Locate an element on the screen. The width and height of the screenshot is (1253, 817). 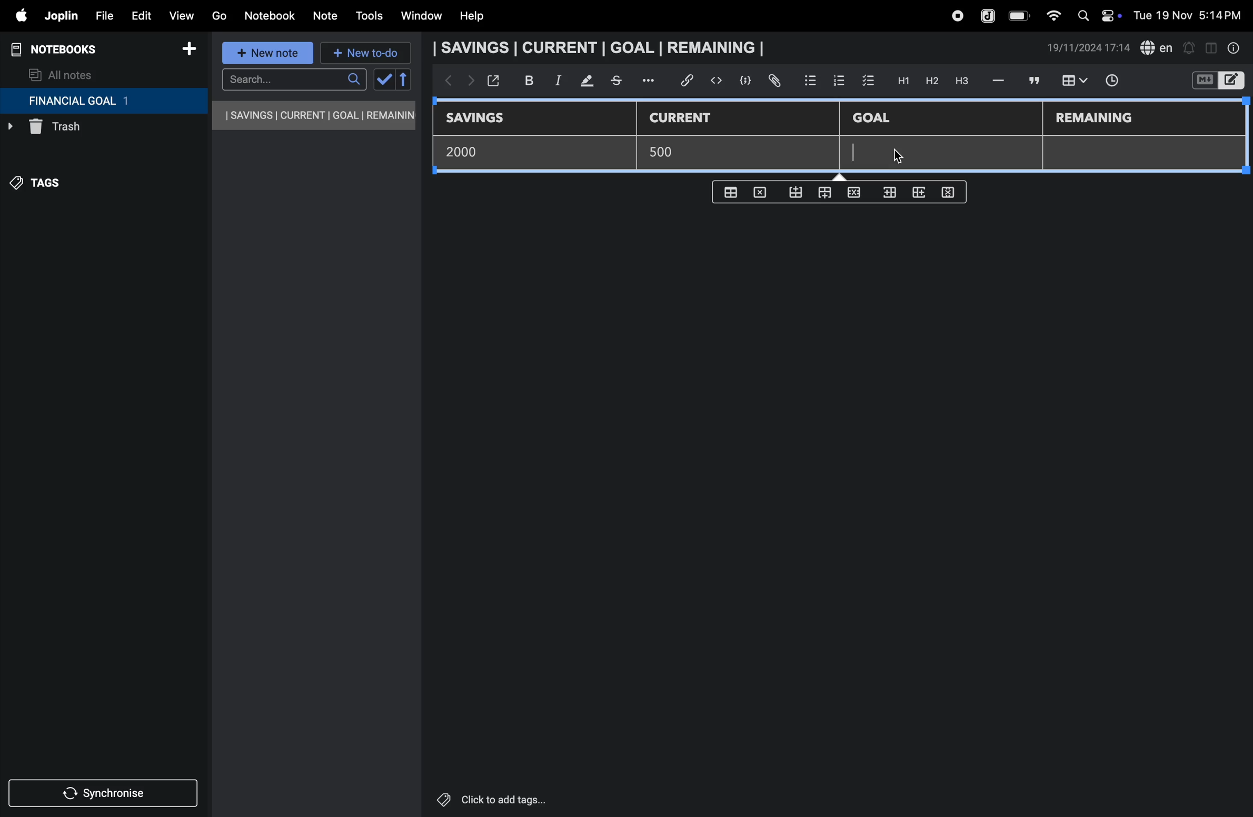
cursor is located at coordinates (857, 152).